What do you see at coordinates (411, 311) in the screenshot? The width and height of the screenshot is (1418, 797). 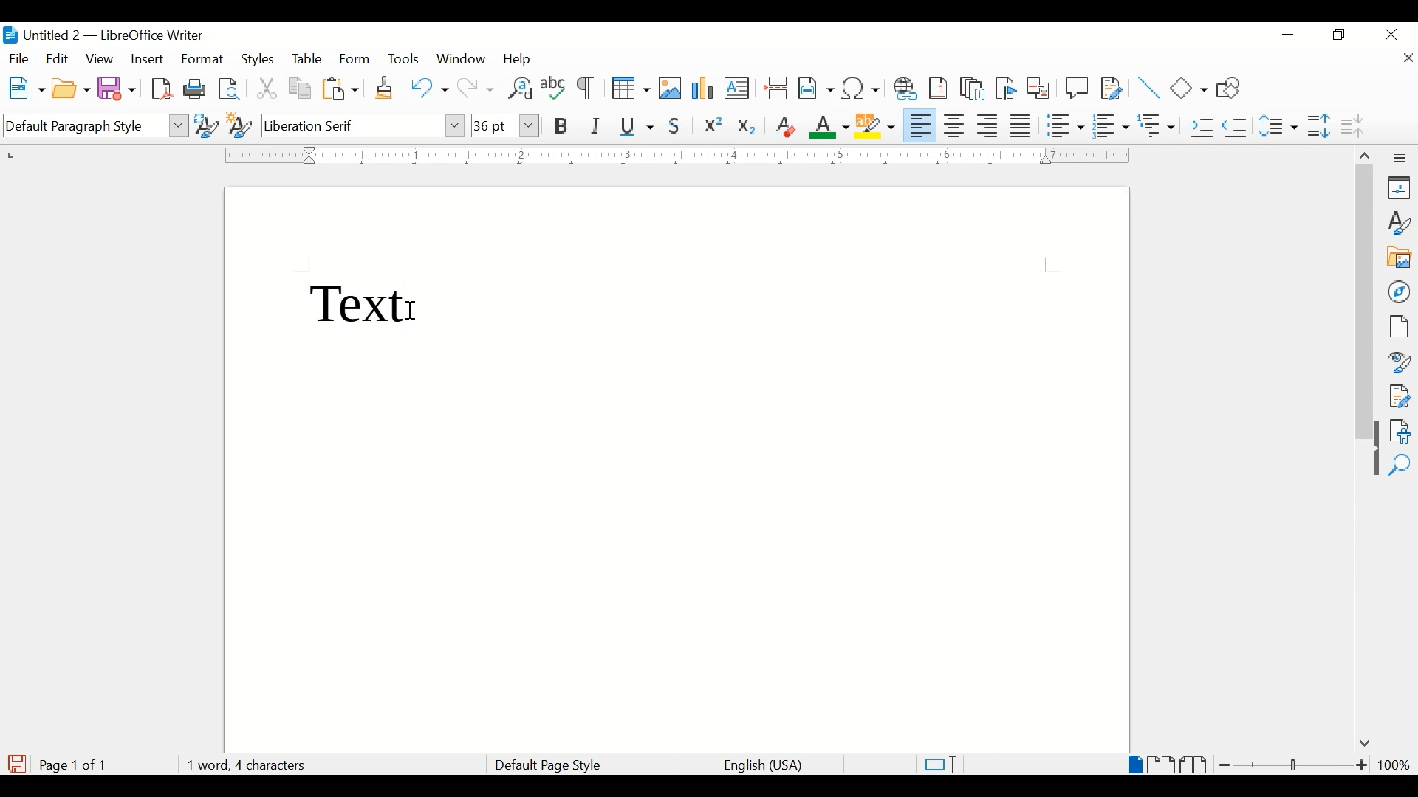 I see `cursor` at bounding box center [411, 311].